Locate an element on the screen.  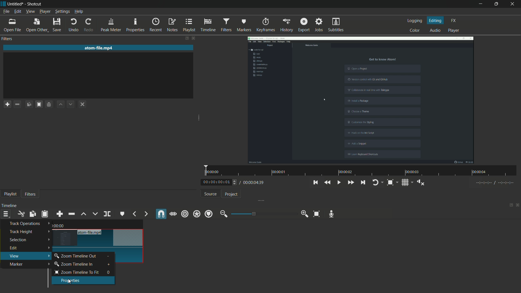
expand is located at coordinates (199, 116).